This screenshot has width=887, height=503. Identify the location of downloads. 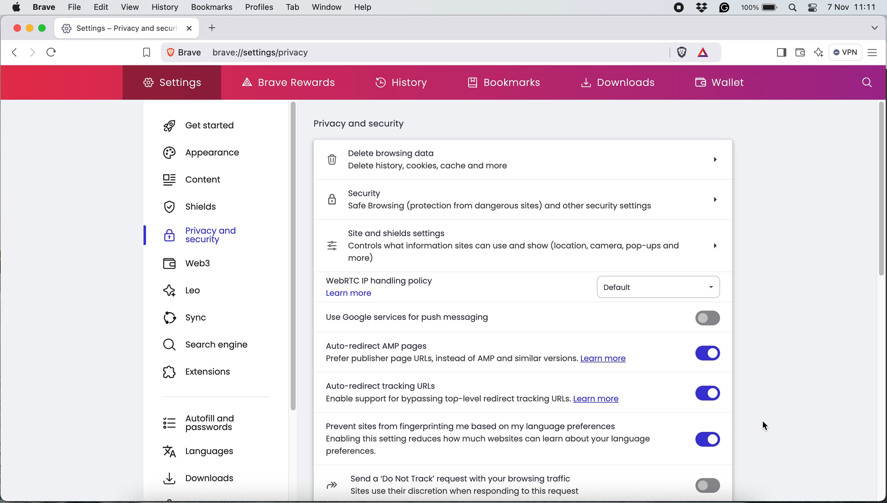
(199, 476).